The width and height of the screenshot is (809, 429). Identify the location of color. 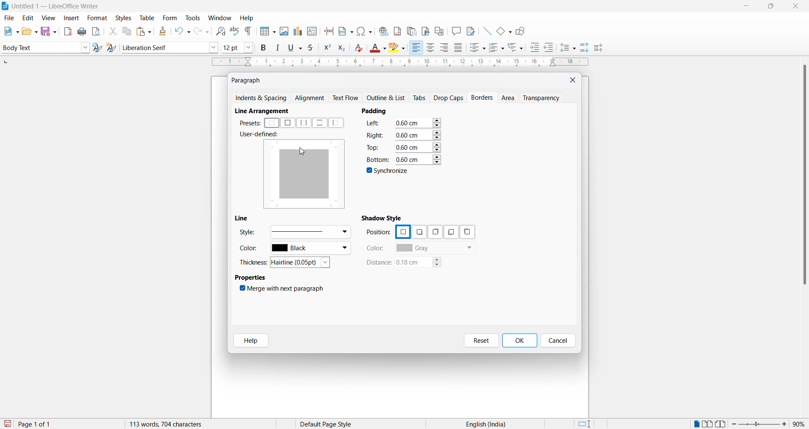
(251, 250).